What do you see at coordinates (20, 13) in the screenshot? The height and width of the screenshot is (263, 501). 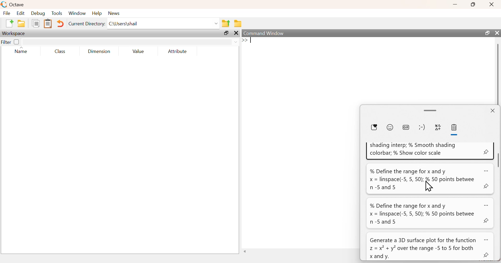 I see `Edit` at bounding box center [20, 13].